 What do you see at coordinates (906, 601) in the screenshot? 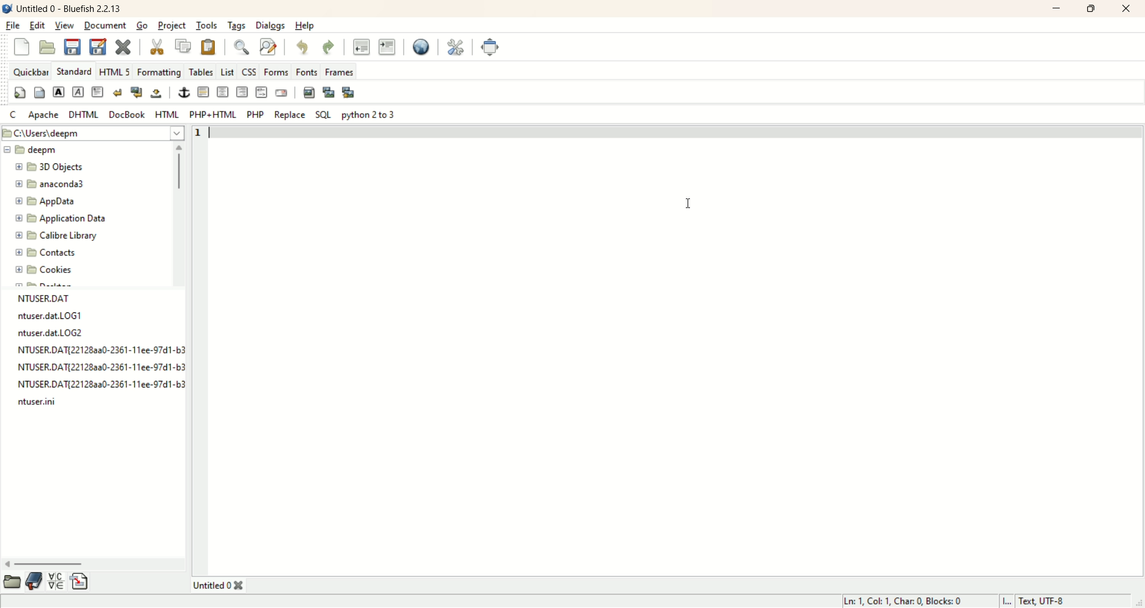
I see `lin, col, char, blocks` at bounding box center [906, 601].